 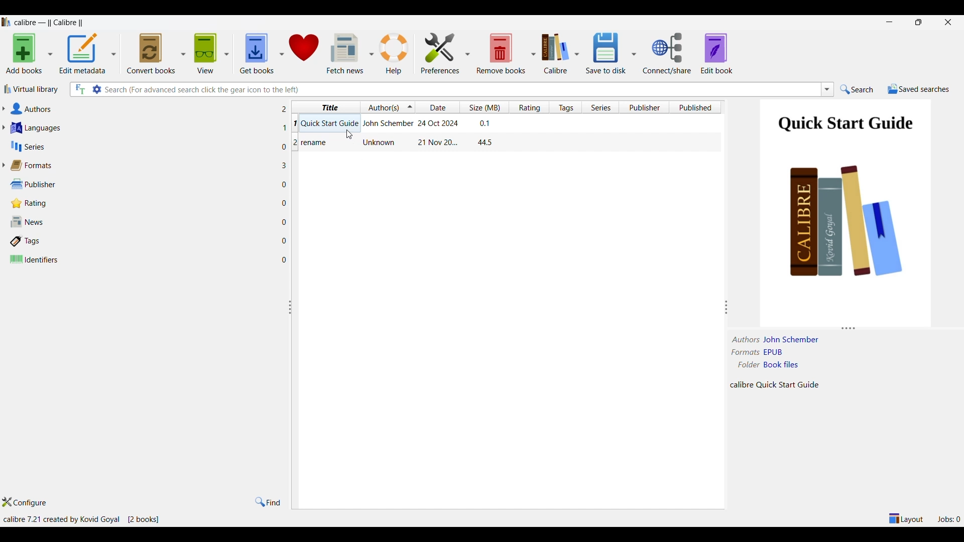 I want to click on Convert books, so click(x=151, y=54).